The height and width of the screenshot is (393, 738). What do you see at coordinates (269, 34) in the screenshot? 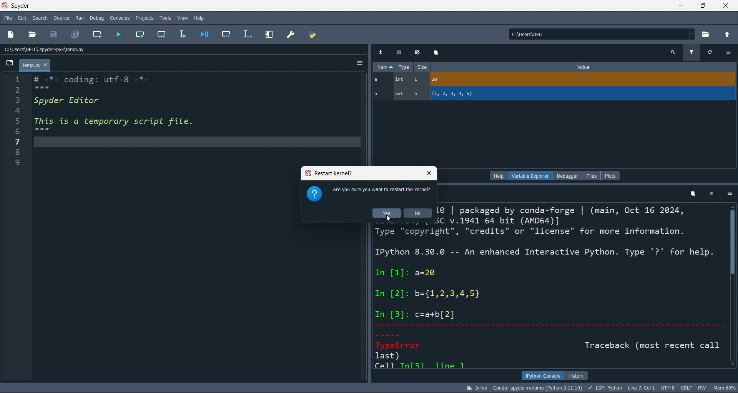
I see `expand pane` at bounding box center [269, 34].